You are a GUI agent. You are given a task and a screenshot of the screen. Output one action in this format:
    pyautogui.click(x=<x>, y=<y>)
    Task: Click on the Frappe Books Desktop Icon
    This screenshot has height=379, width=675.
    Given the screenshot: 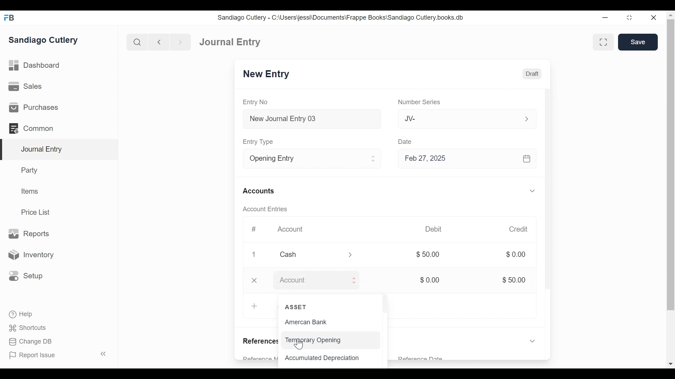 What is the action you would take?
    pyautogui.click(x=9, y=18)
    